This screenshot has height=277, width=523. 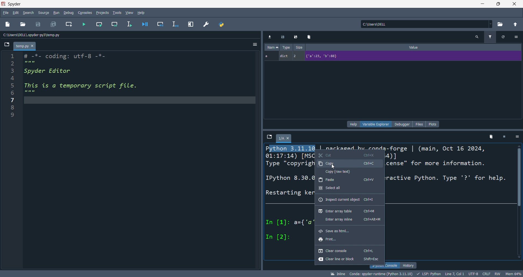 I want to click on edit, so click(x=16, y=12).